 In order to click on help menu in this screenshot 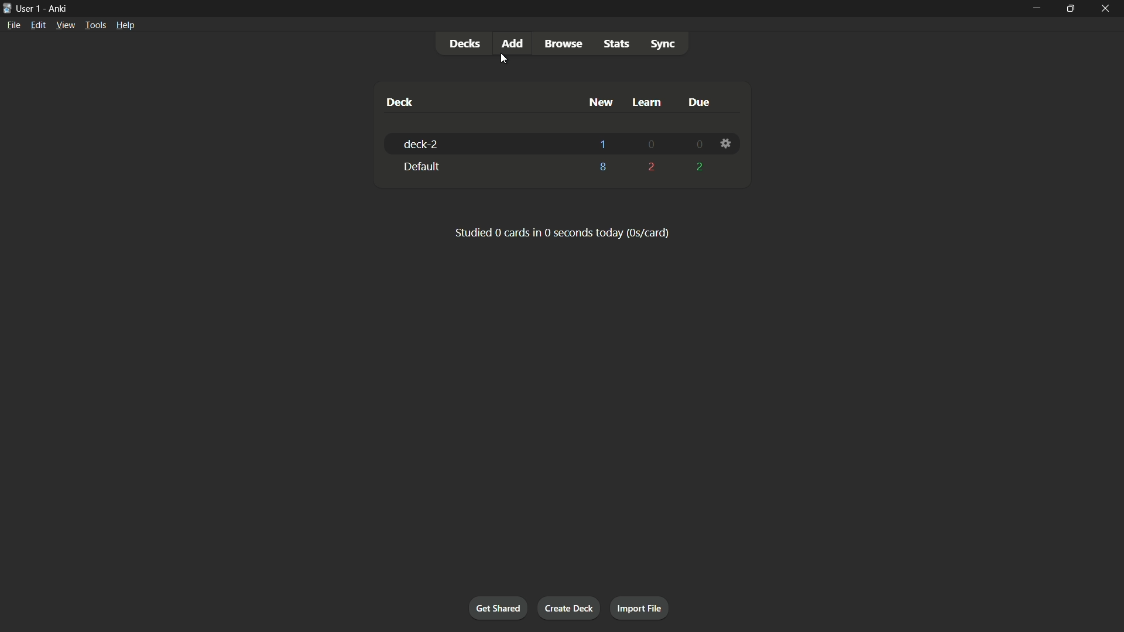, I will do `click(126, 25)`.